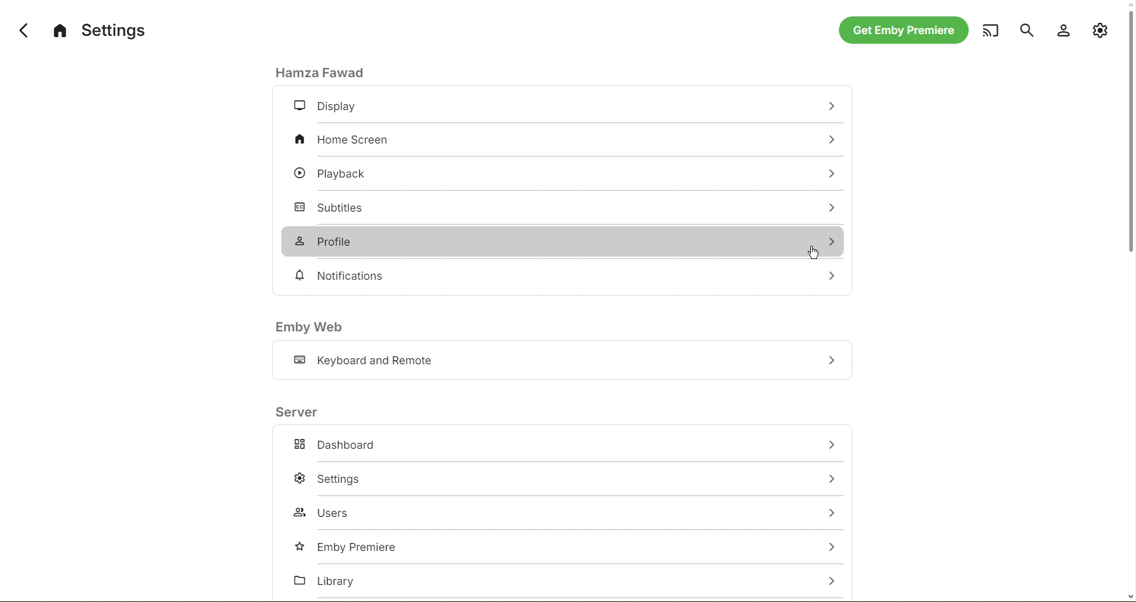  What do you see at coordinates (835, 510) in the screenshot?
I see `go` at bounding box center [835, 510].